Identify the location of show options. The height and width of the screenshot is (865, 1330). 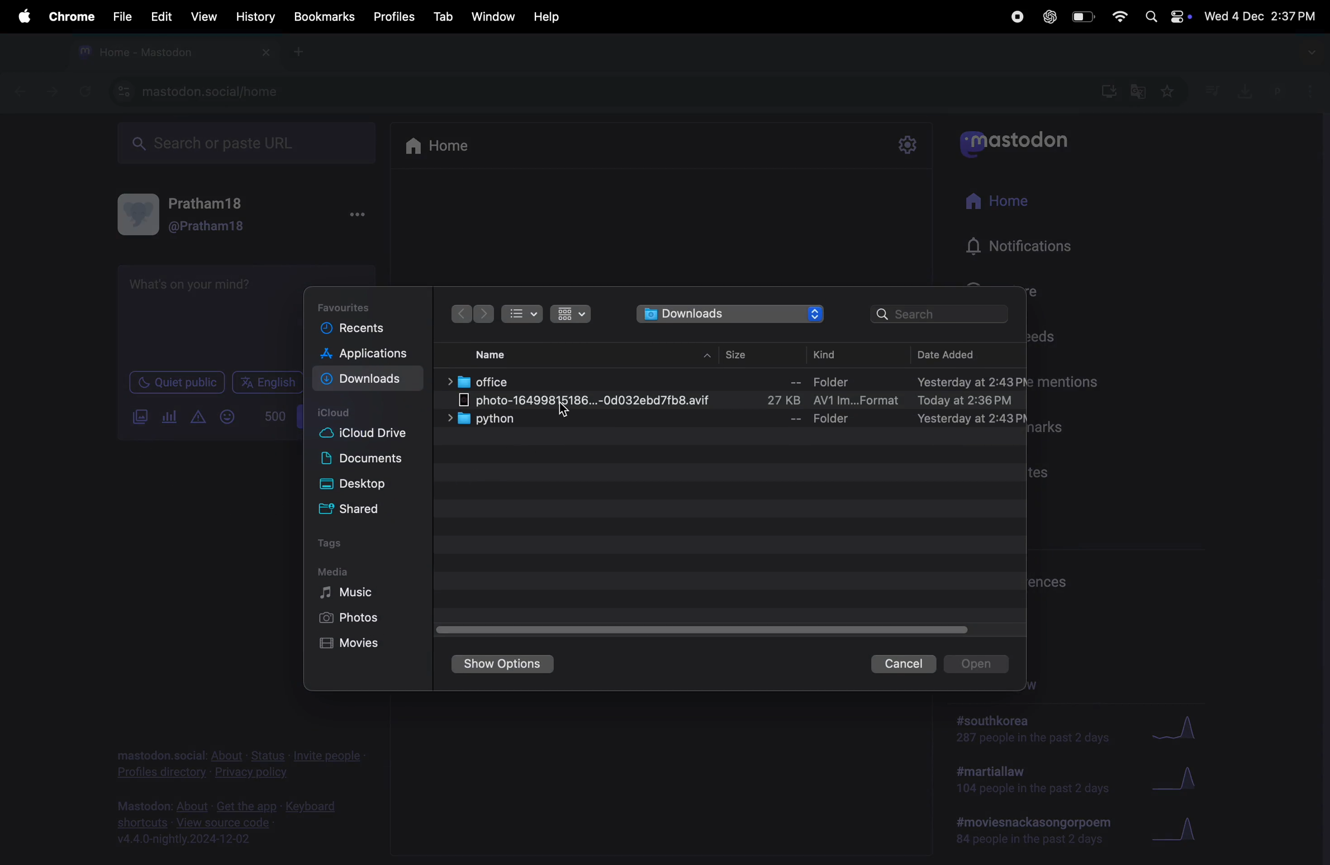
(502, 664).